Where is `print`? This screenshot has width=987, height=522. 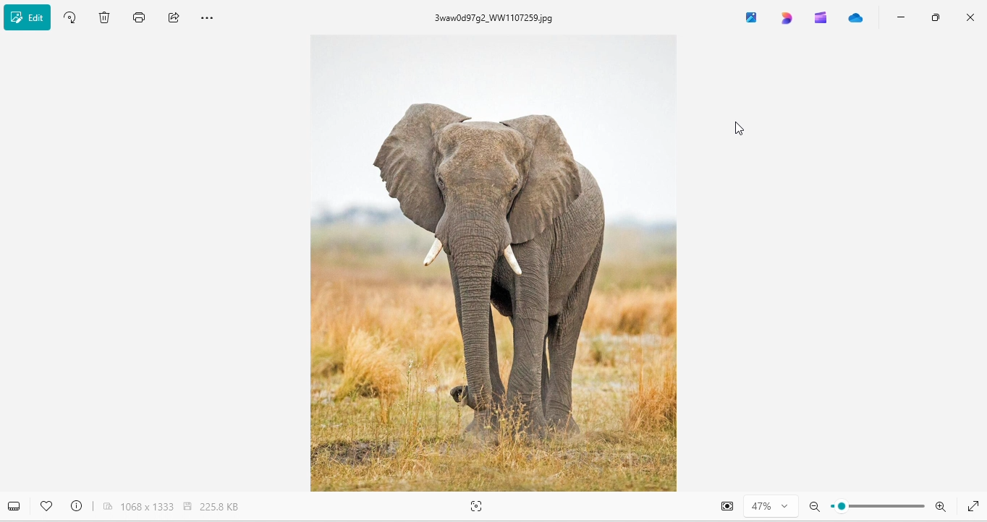 print is located at coordinates (141, 18).